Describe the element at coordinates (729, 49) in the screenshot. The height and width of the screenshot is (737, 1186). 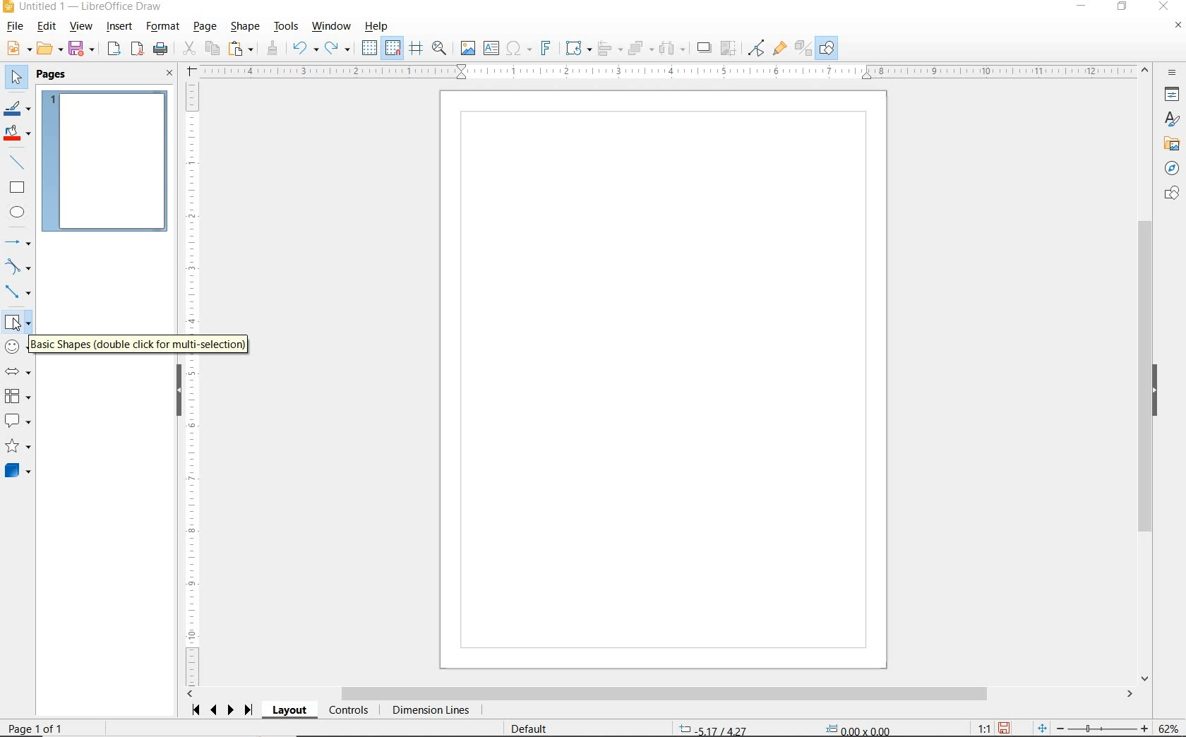
I see `CROP IMAGE` at that location.